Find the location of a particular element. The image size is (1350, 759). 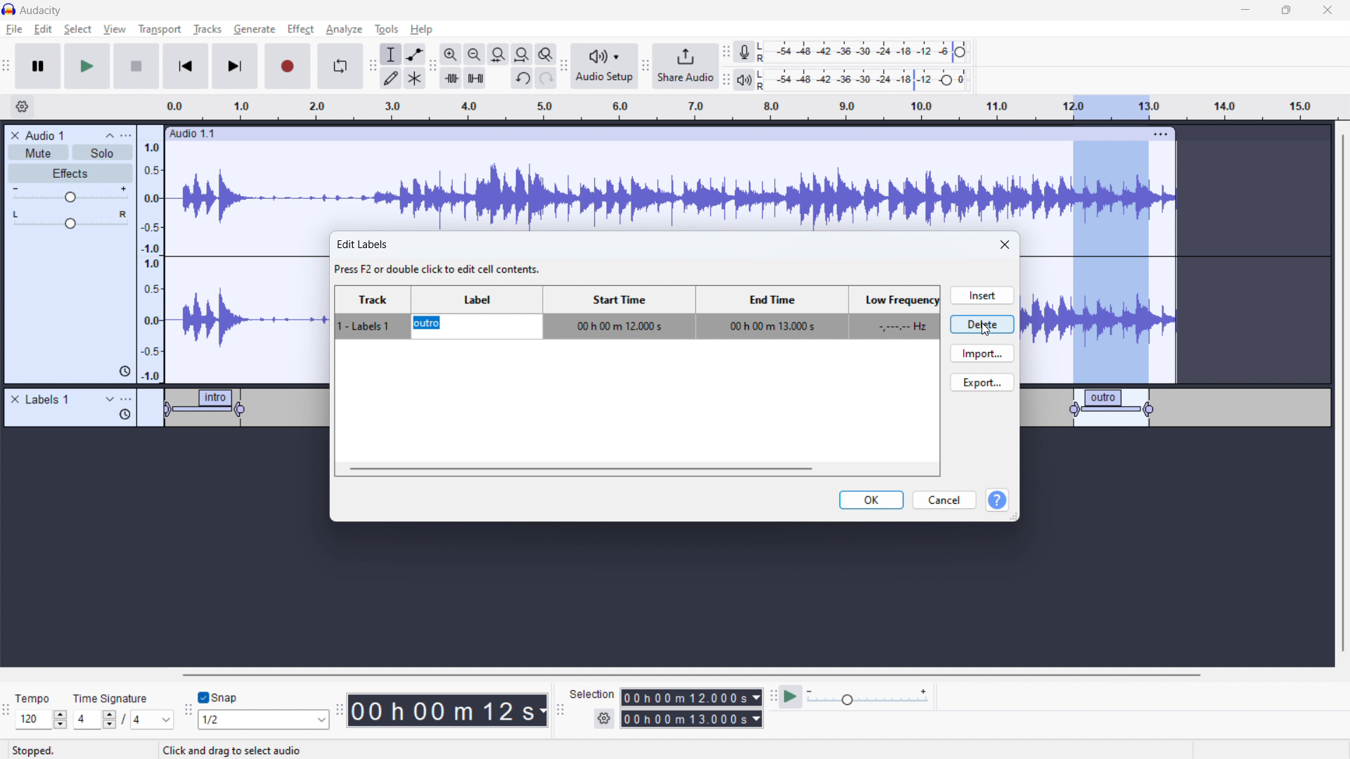

play at speed is located at coordinates (790, 696).